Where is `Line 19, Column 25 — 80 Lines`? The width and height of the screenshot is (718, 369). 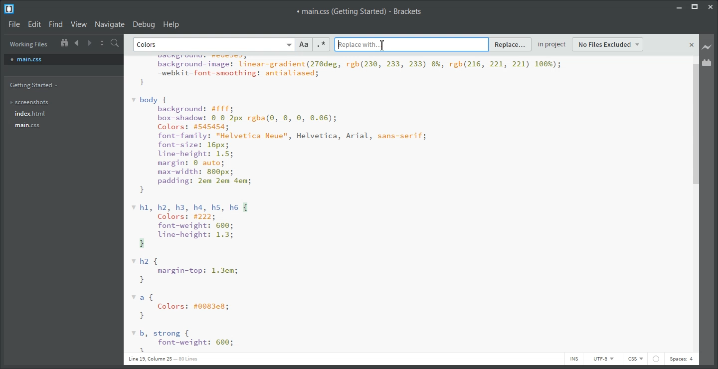
Line 19, Column 25 — 80 Lines is located at coordinates (163, 359).